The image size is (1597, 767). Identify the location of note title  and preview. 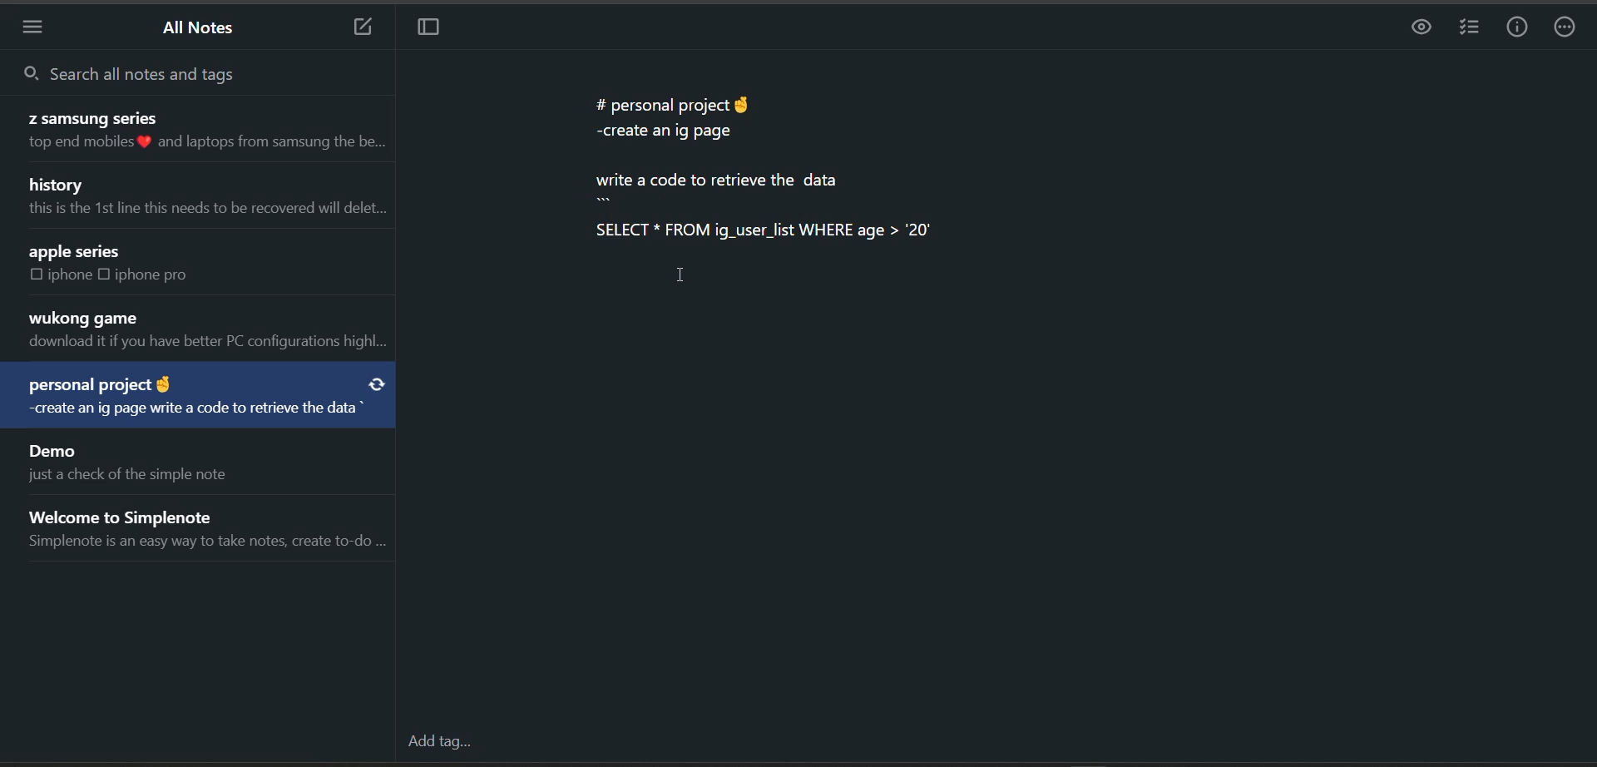
(125, 462).